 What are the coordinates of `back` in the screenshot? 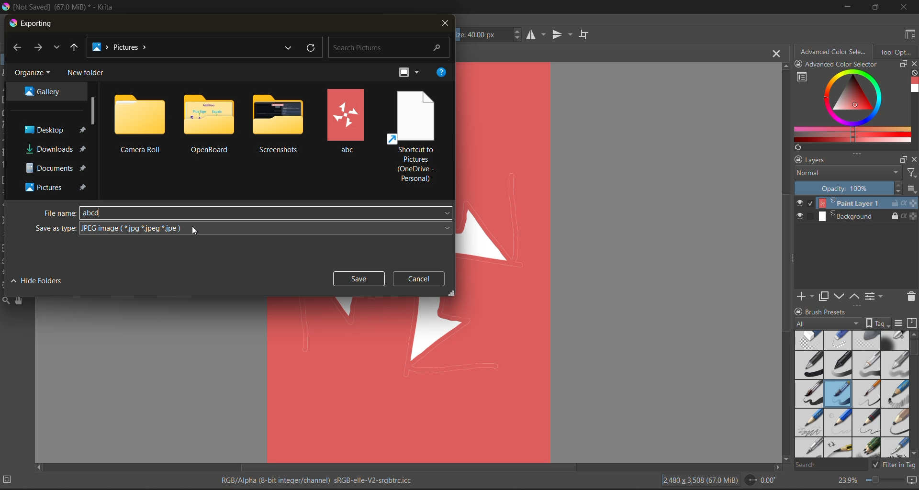 It's located at (18, 47).